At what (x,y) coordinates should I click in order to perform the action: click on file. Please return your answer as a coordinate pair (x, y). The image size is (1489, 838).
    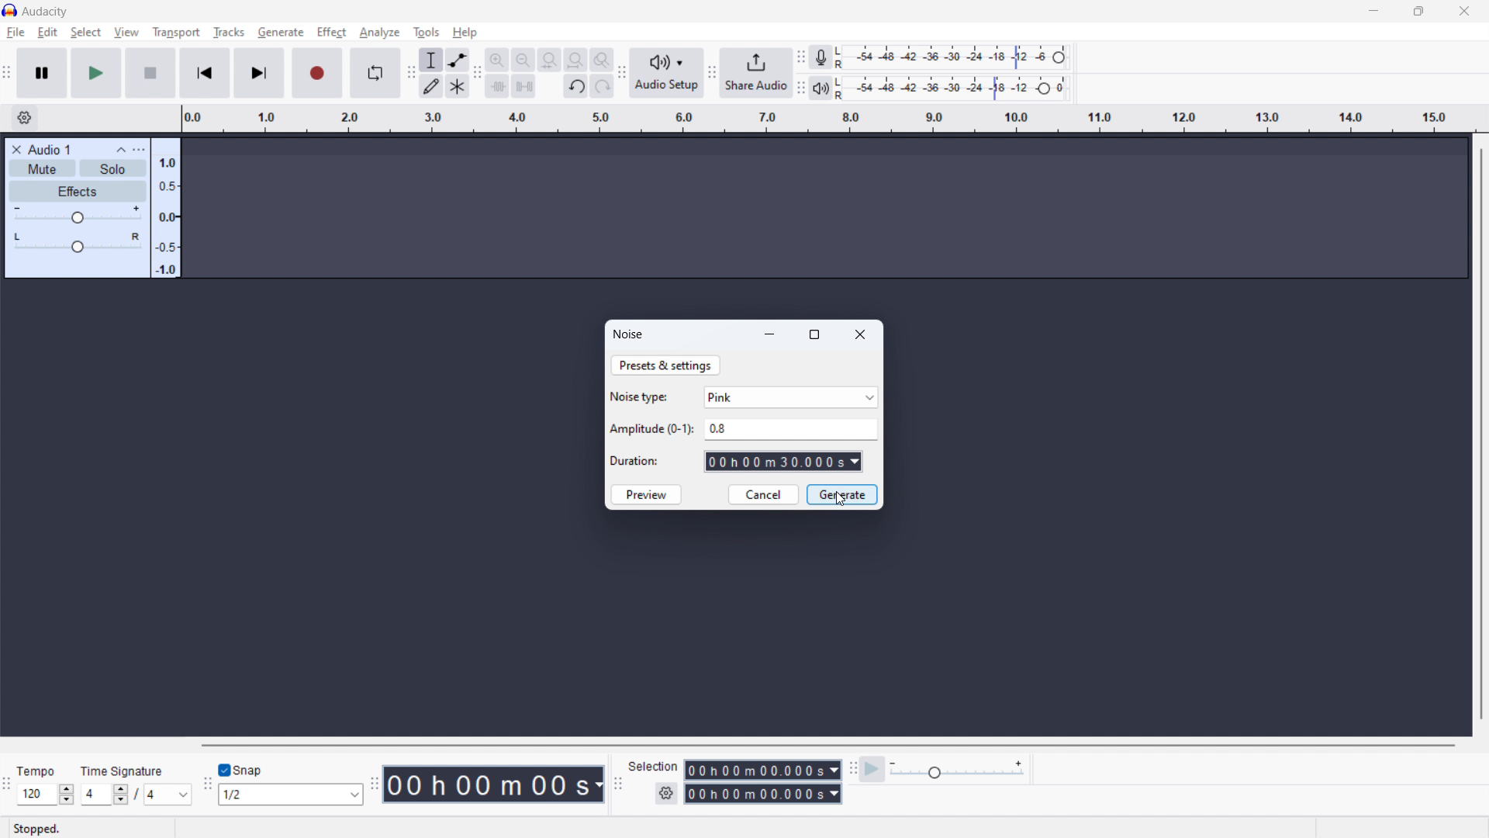
    Looking at the image, I should click on (16, 33).